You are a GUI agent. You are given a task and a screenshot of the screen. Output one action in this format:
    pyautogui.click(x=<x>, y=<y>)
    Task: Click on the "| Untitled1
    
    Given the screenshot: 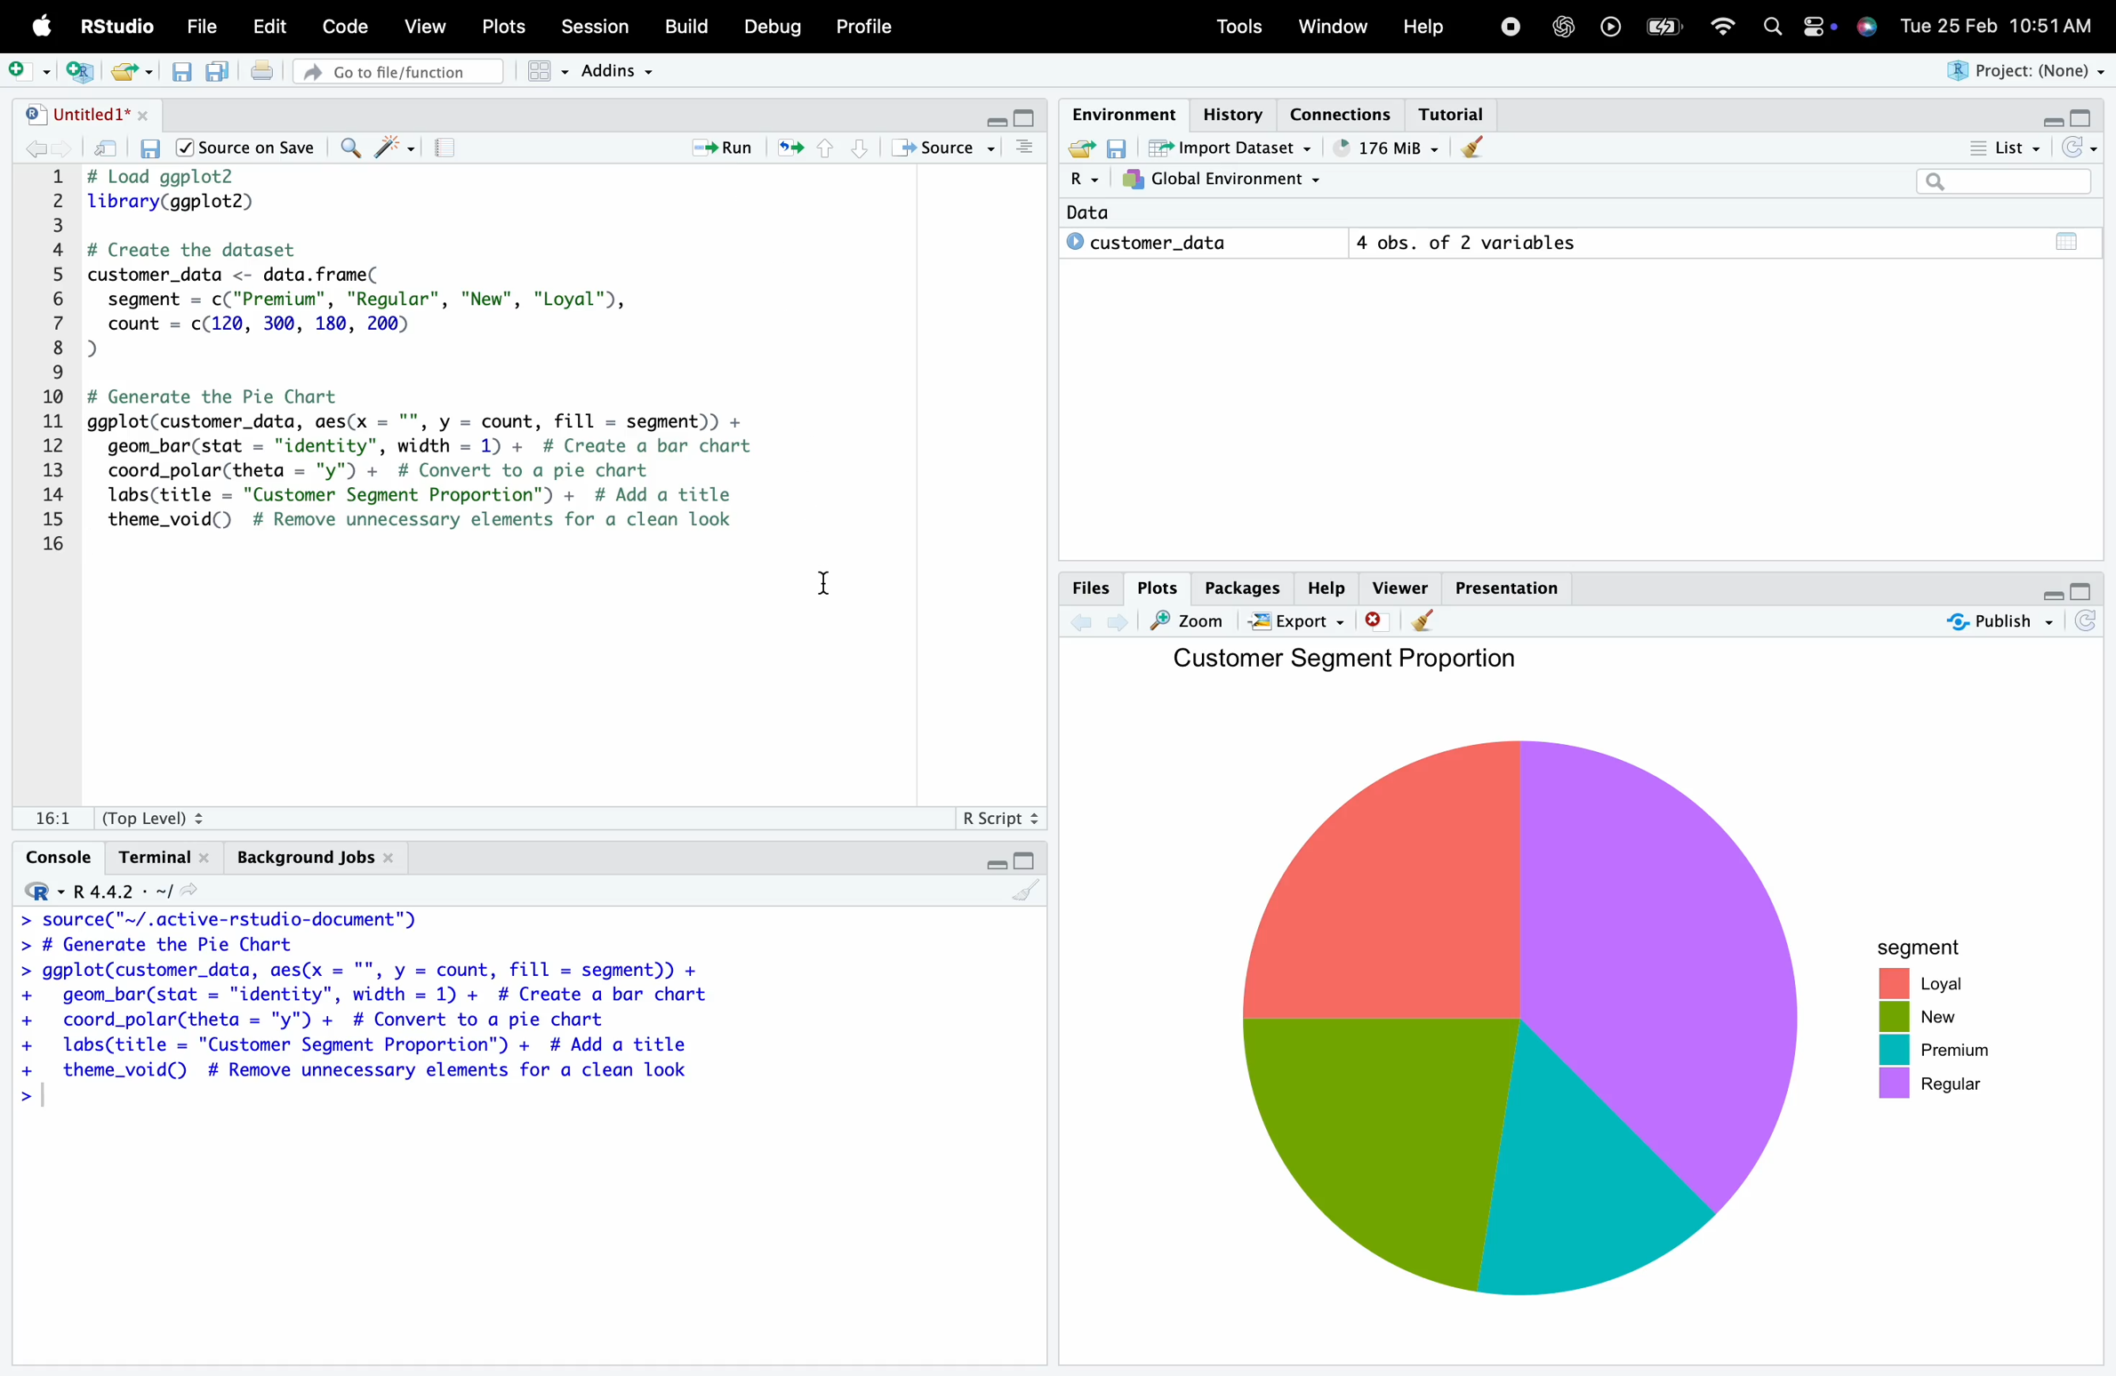 What is the action you would take?
    pyautogui.click(x=85, y=116)
    